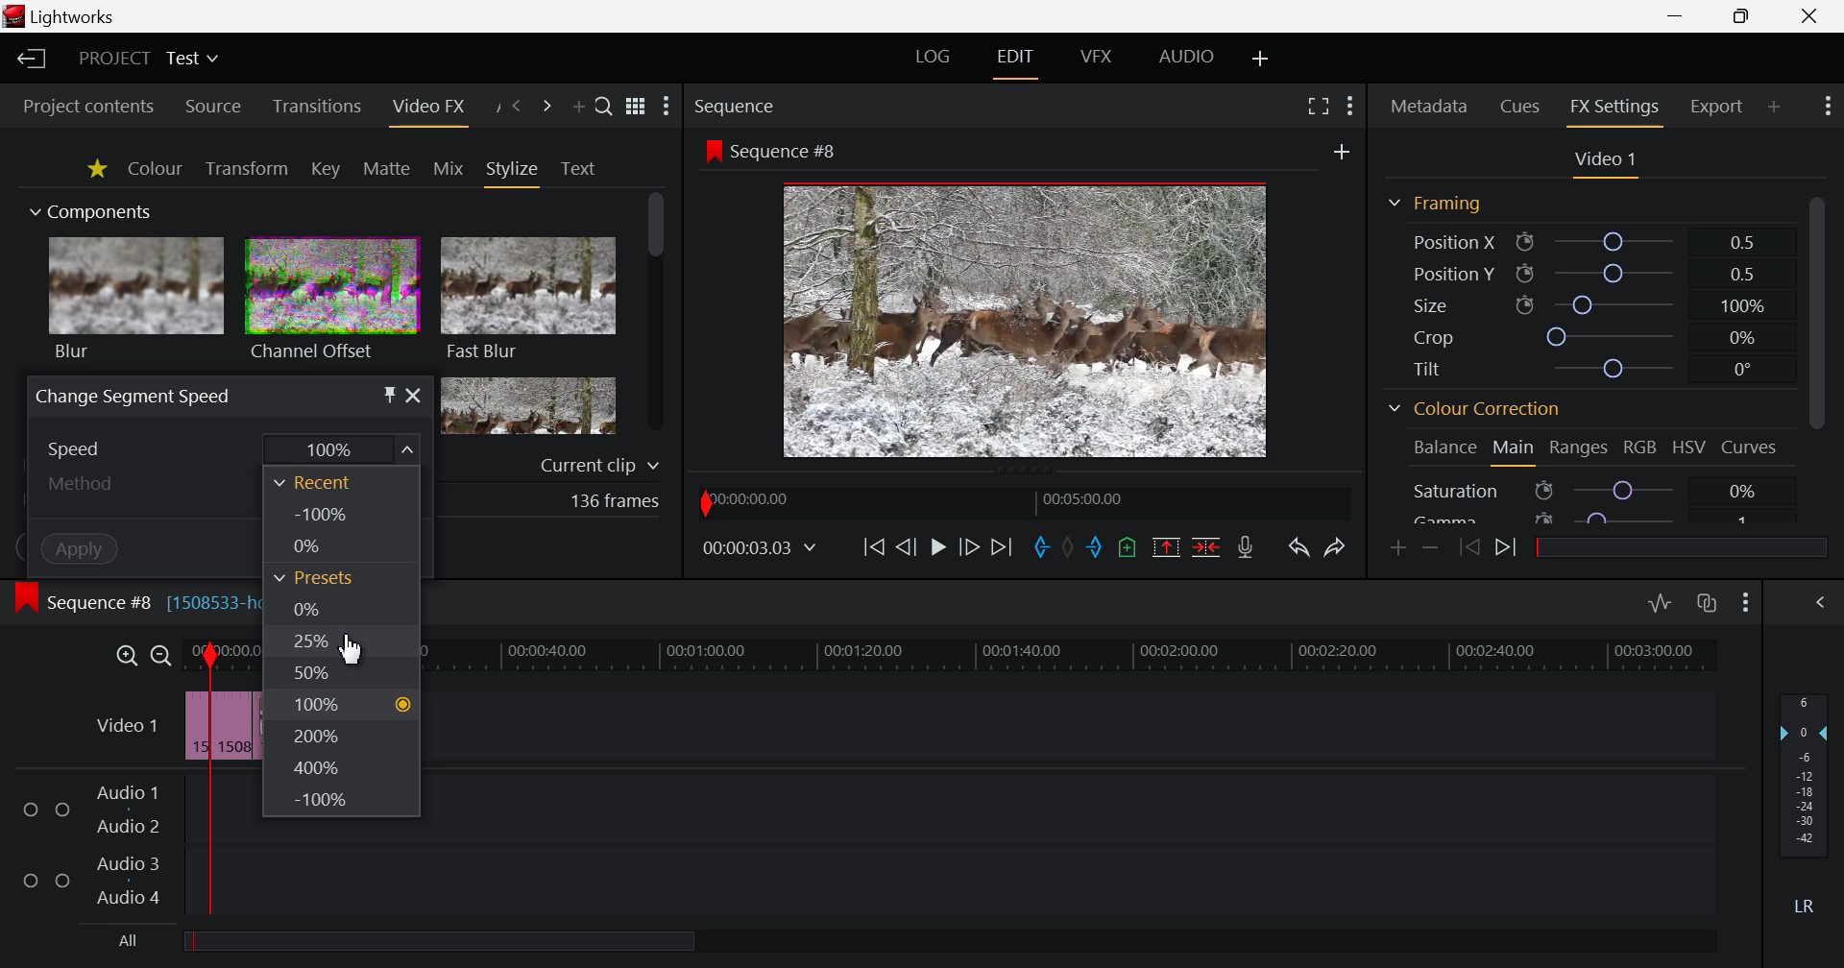  What do you see at coordinates (760, 547) in the screenshot?
I see `Frame Time` at bounding box center [760, 547].